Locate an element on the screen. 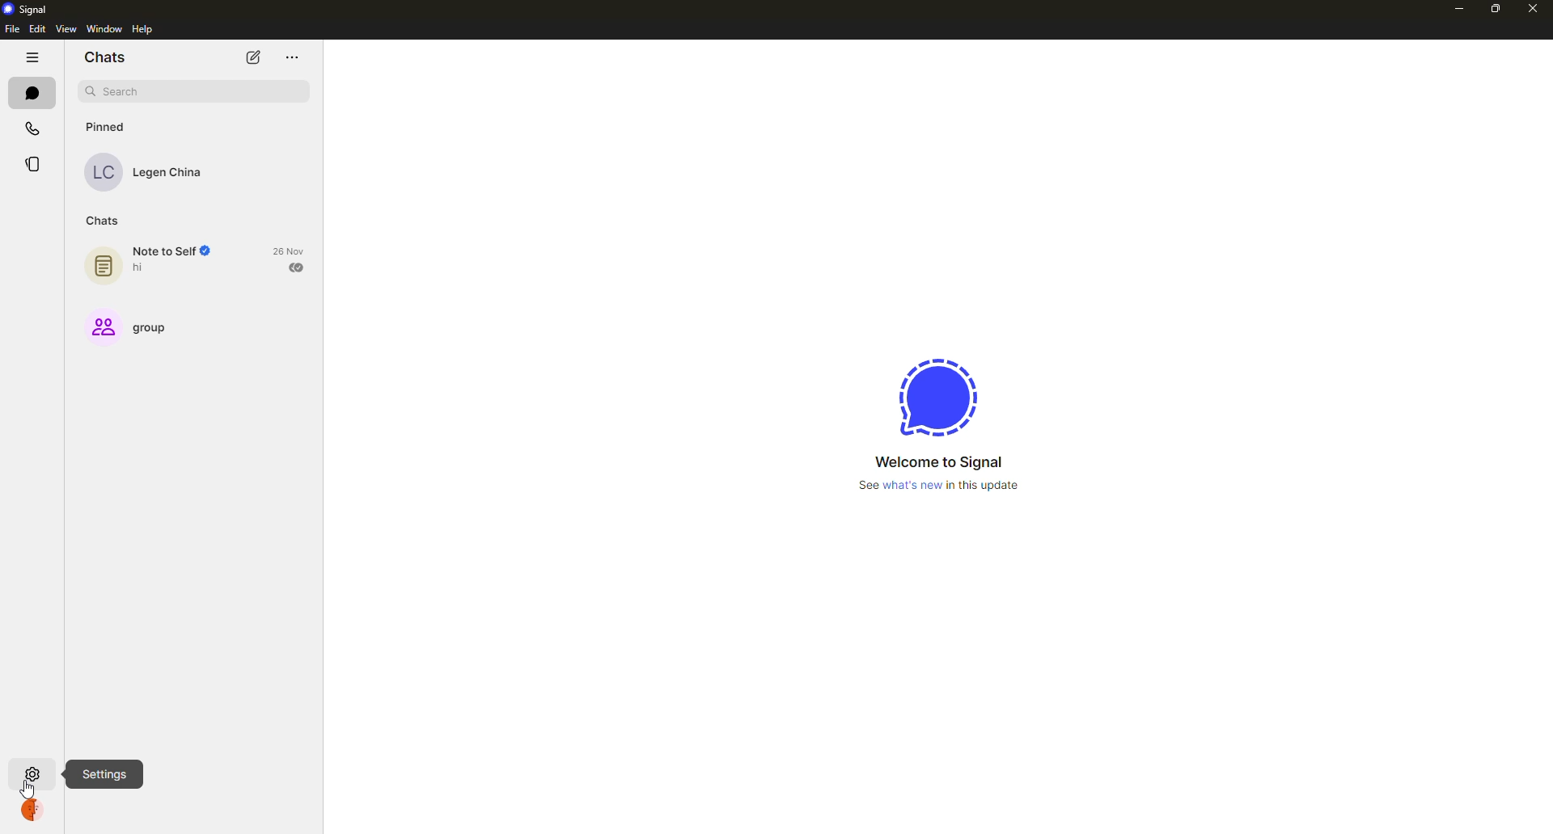  cursor is located at coordinates (30, 790).